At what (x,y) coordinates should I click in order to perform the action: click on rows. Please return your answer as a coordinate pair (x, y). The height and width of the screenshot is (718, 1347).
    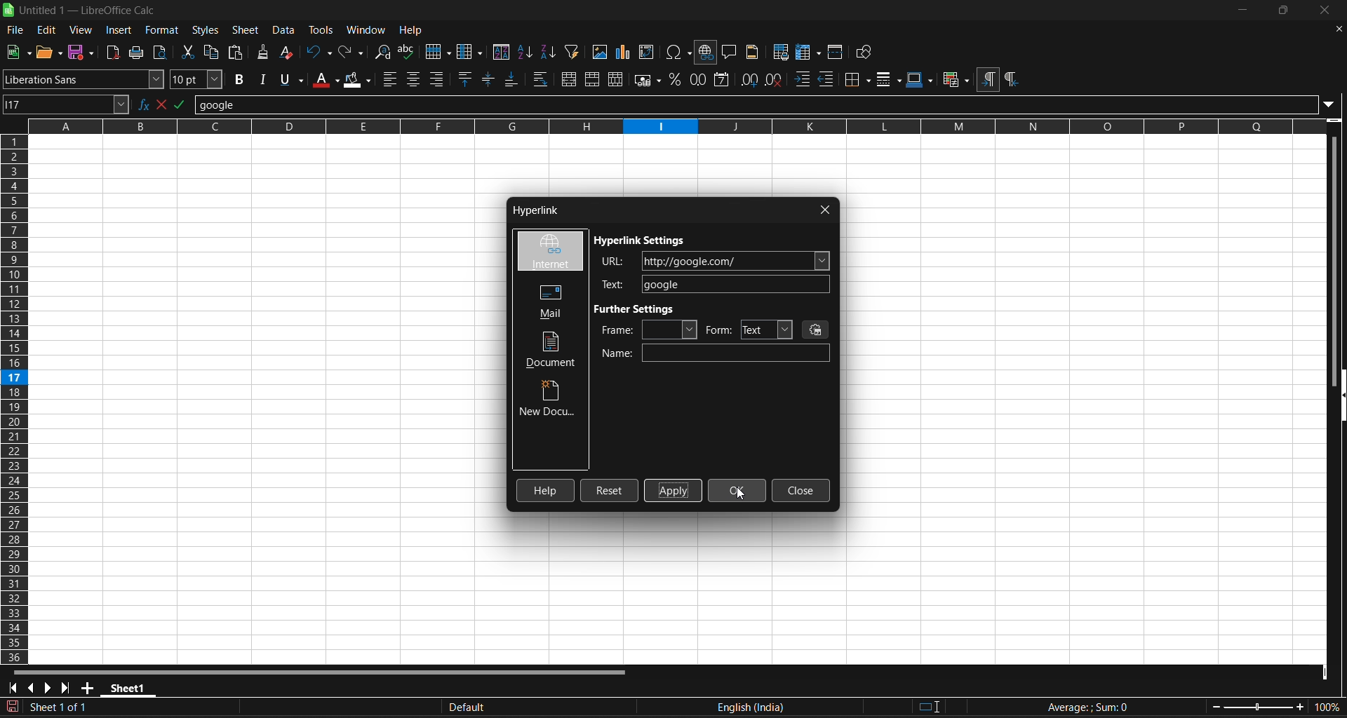
    Looking at the image, I should click on (667, 131).